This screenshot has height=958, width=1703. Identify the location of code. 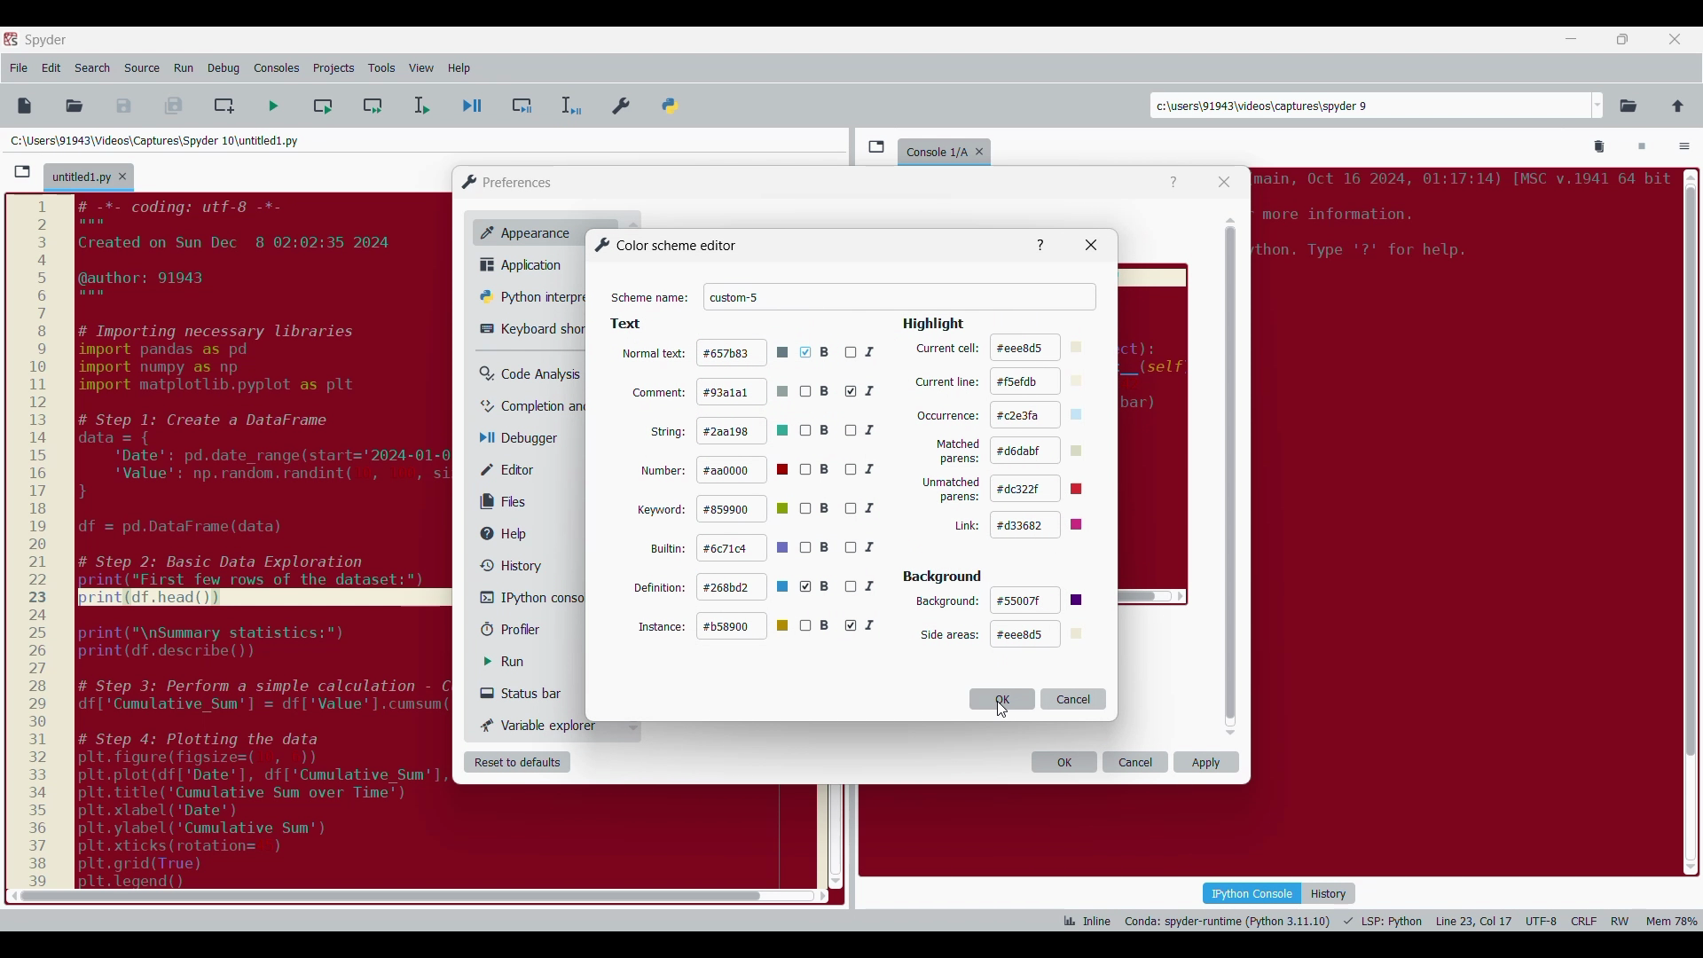
(1459, 222).